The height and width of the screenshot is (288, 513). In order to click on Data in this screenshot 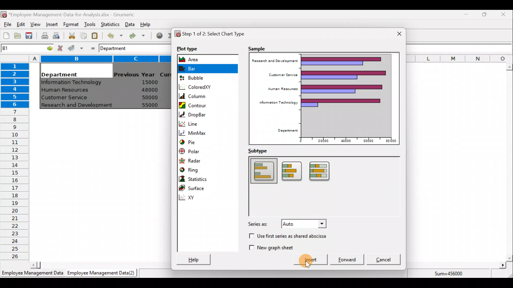, I will do `click(130, 24)`.